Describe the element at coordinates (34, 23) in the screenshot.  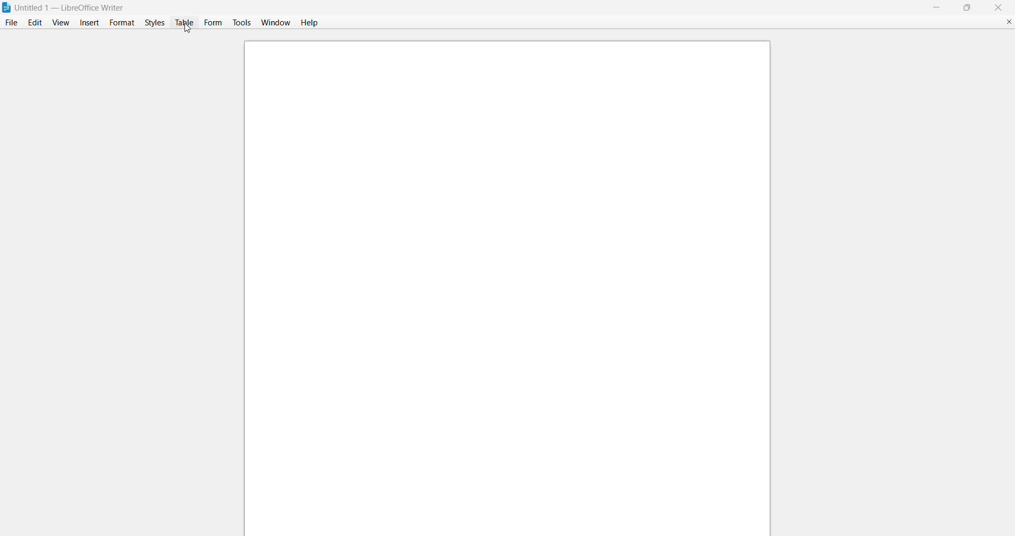
I see `edit` at that location.